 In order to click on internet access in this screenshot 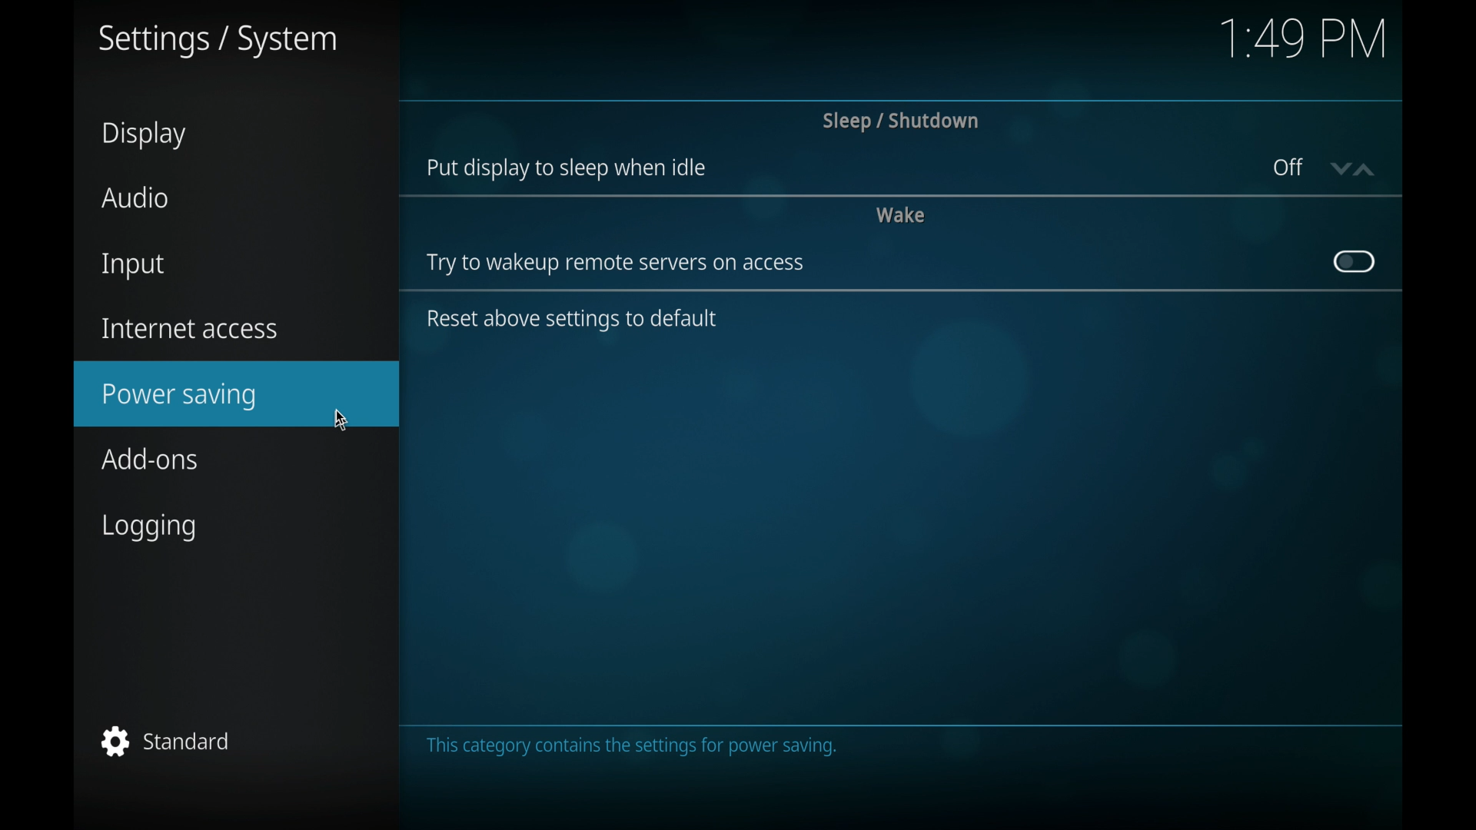, I will do `click(189, 327)`.